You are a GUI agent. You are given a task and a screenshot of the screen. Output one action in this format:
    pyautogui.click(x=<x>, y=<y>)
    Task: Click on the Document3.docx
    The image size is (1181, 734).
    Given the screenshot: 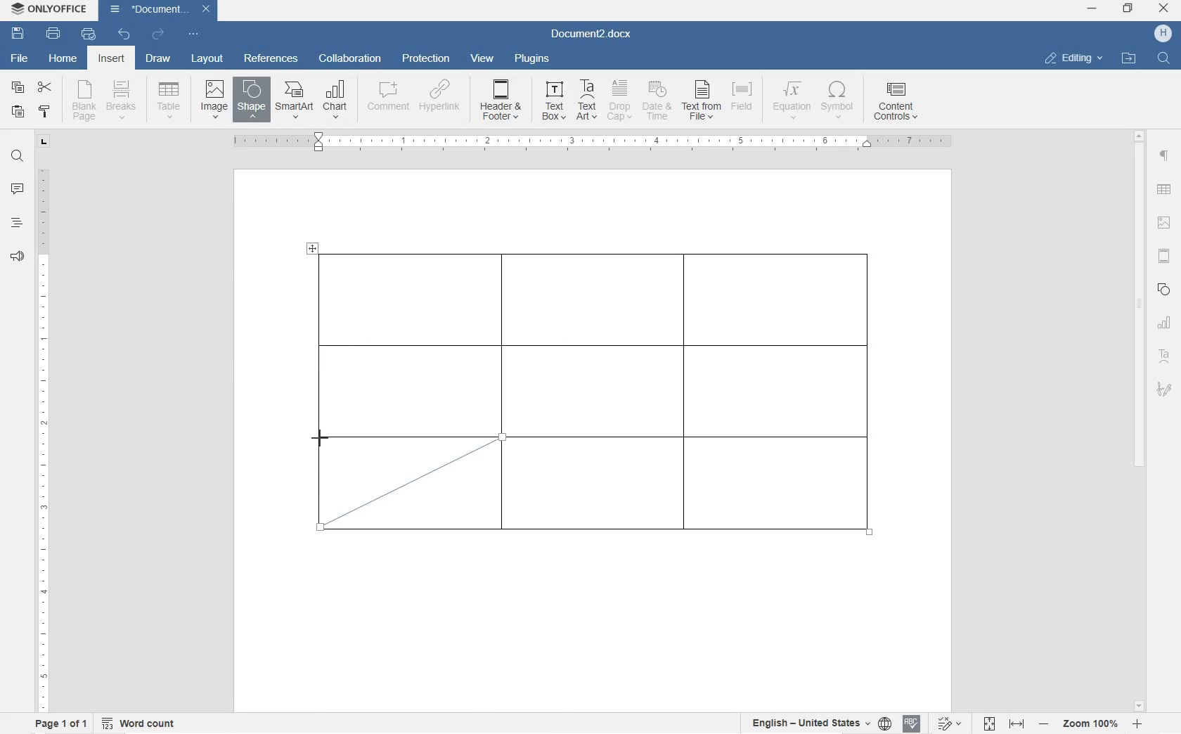 What is the action you would take?
    pyautogui.click(x=160, y=11)
    